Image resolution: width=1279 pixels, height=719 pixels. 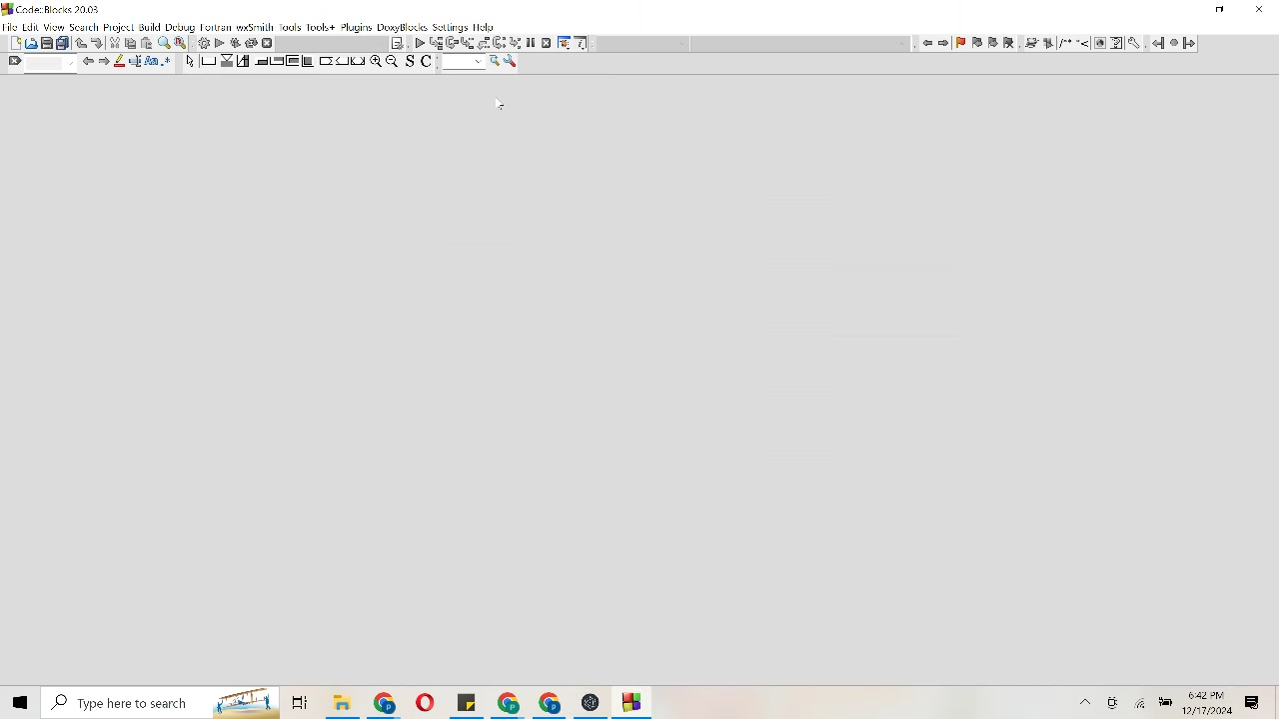 What do you see at coordinates (182, 43) in the screenshot?
I see `Replace` at bounding box center [182, 43].